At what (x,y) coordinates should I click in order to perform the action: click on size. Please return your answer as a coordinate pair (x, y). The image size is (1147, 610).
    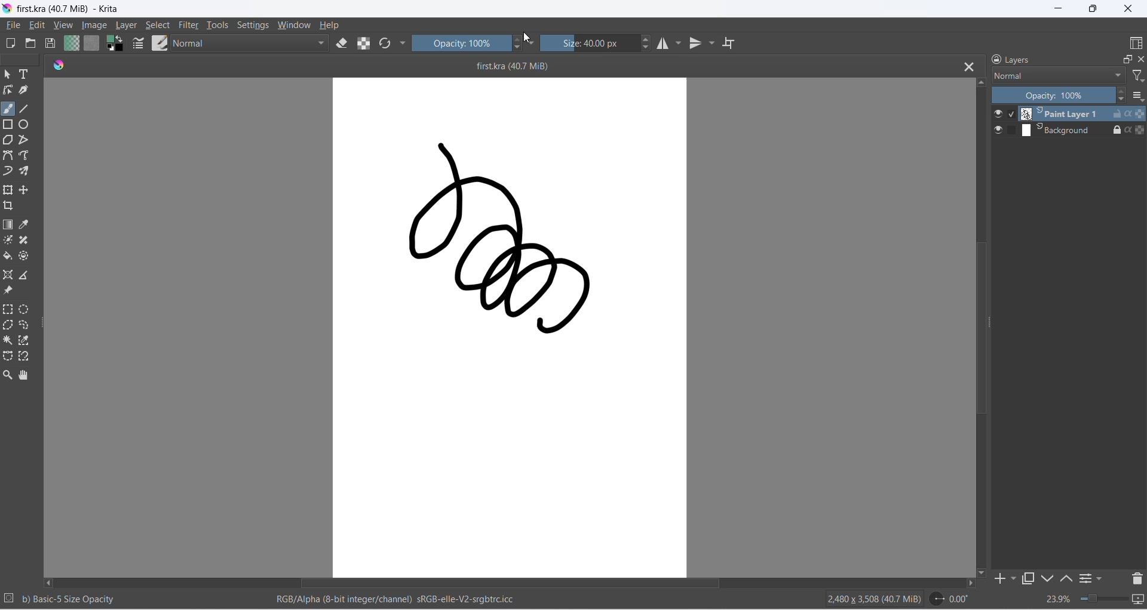
    Looking at the image, I should click on (589, 43).